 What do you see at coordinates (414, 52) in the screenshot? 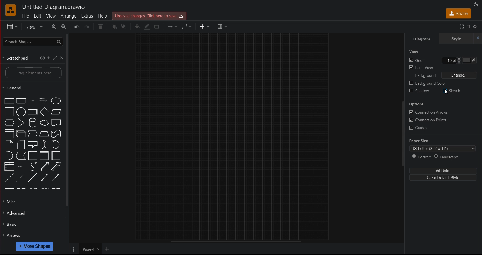
I see `View` at bounding box center [414, 52].